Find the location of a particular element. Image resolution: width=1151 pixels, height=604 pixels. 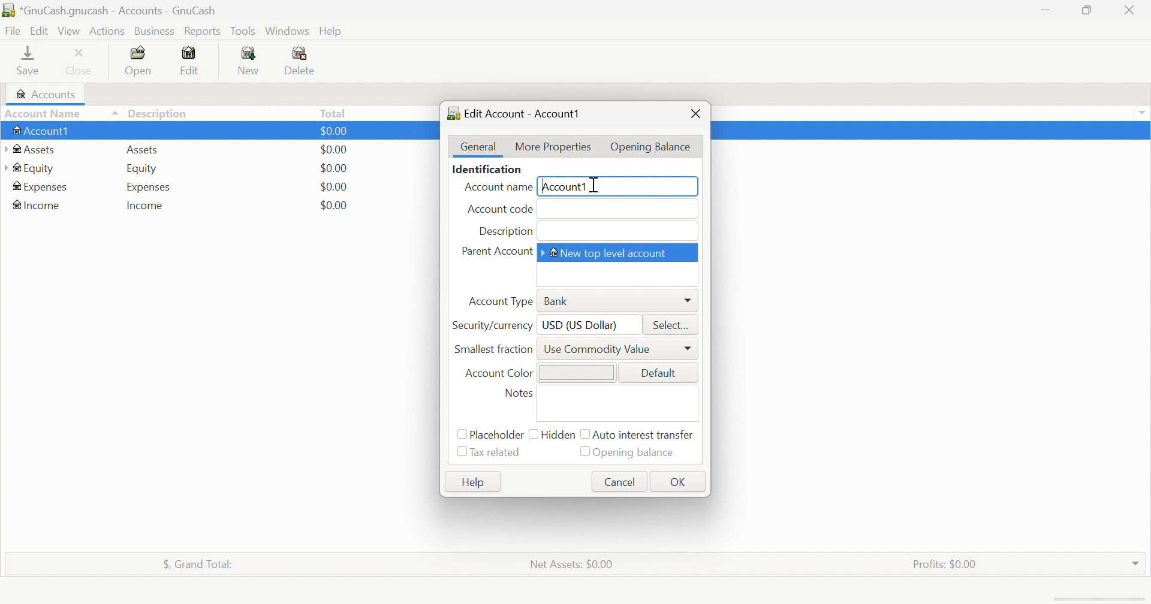

Assets is located at coordinates (34, 150).